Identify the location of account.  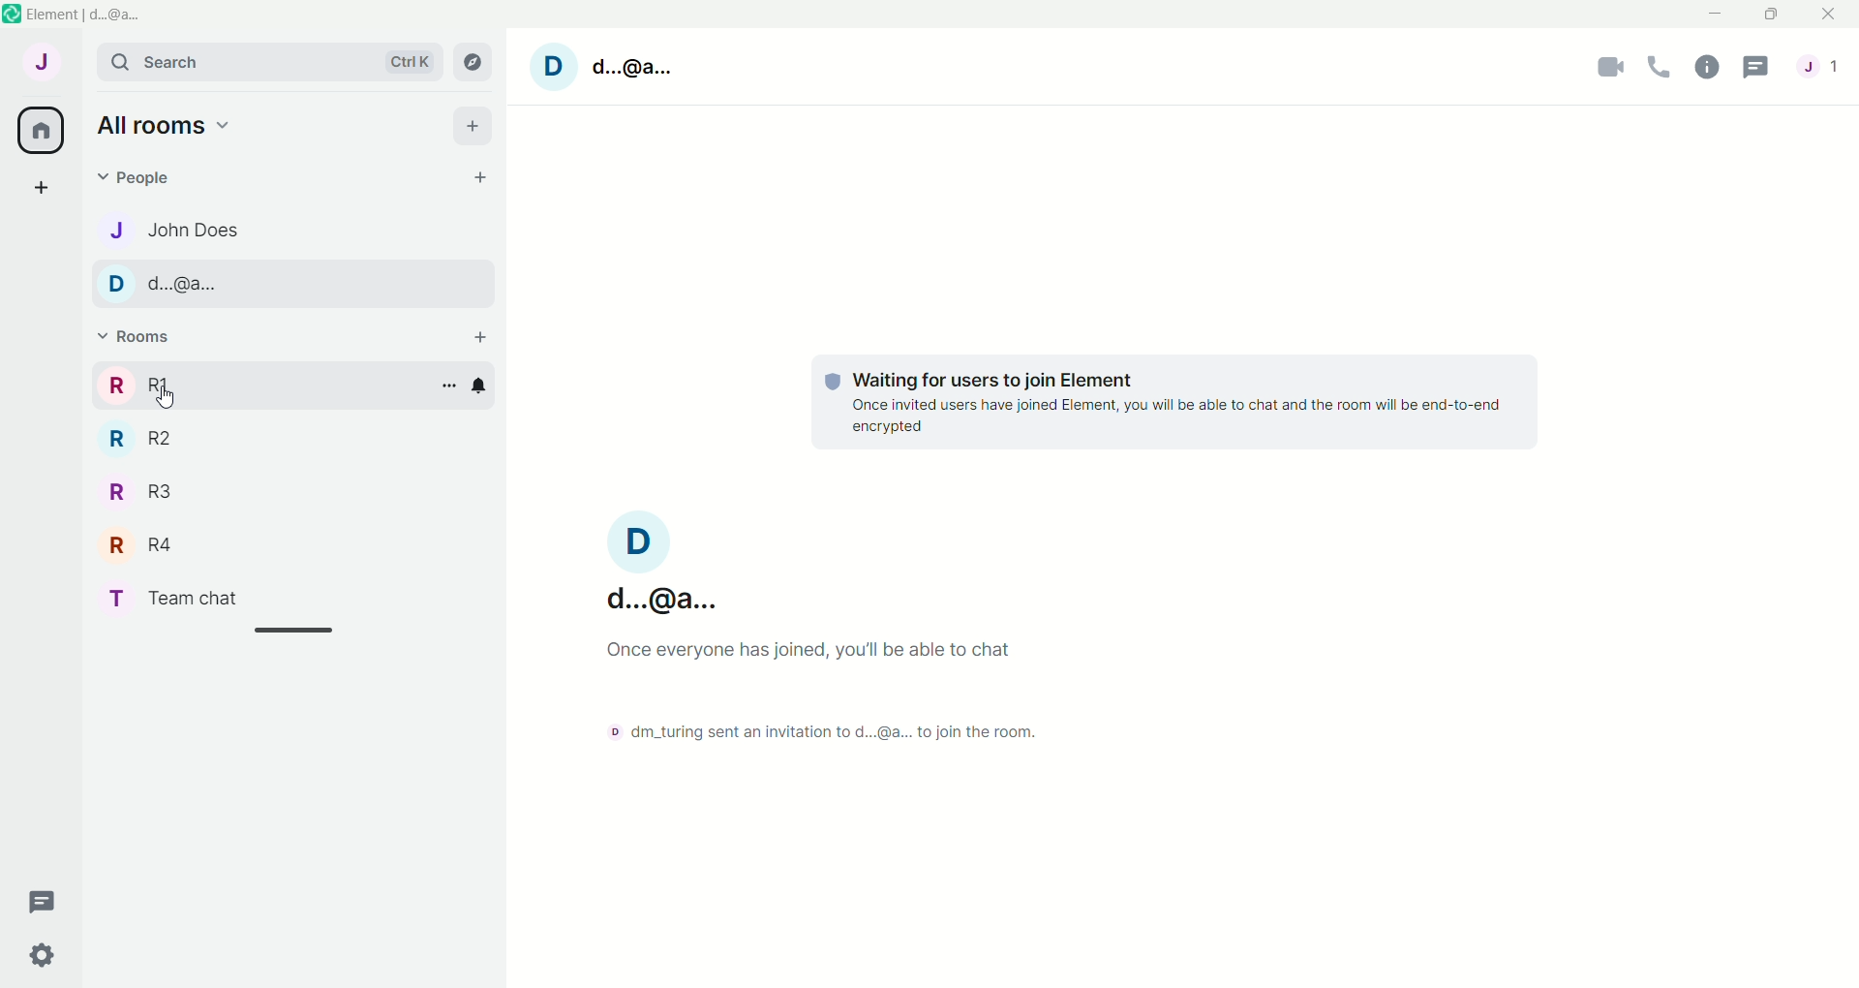
(609, 64).